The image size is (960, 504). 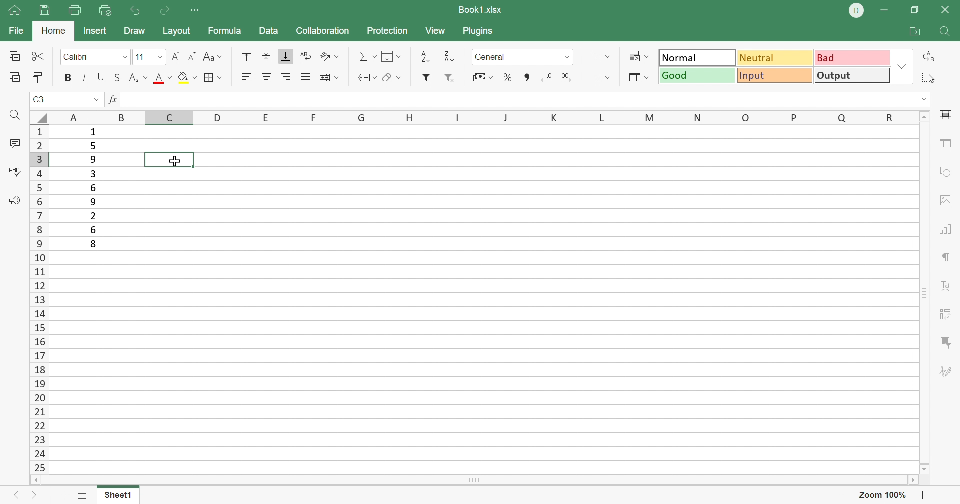 I want to click on Percent style, so click(x=506, y=77).